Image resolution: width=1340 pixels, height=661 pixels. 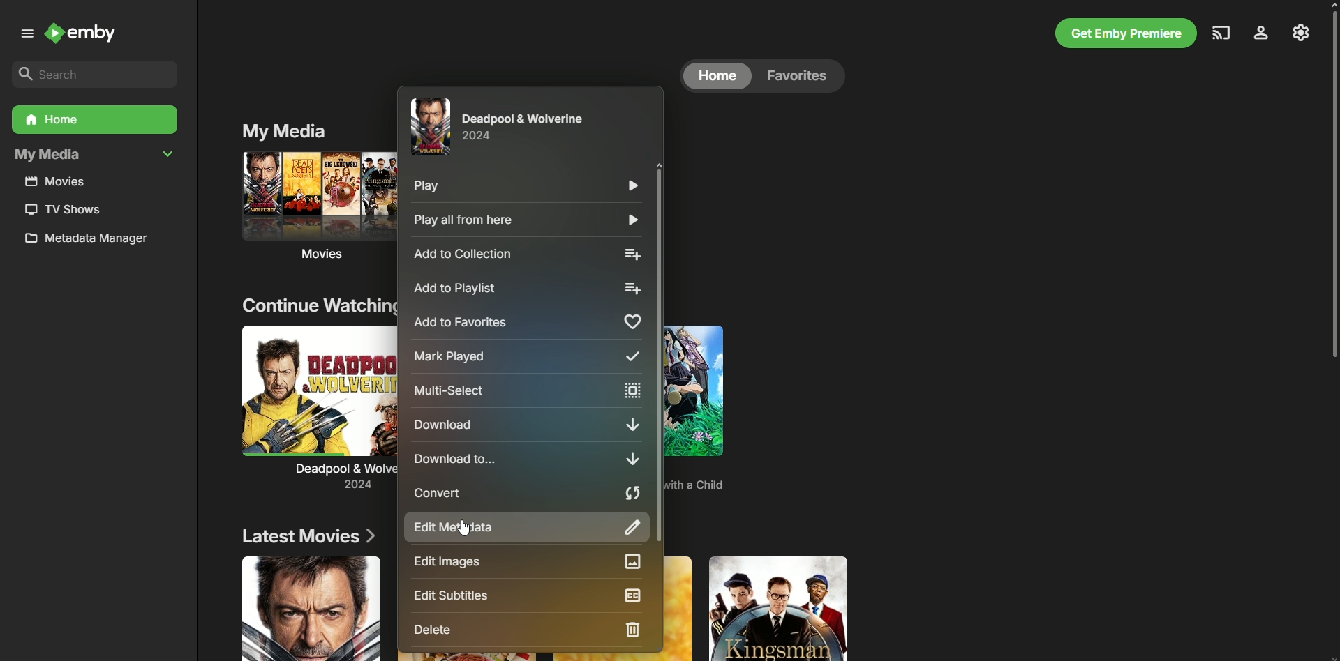 What do you see at coordinates (529, 597) in the screenshot?
I see `Edit Subtitles` at bounding box center [529, 597].